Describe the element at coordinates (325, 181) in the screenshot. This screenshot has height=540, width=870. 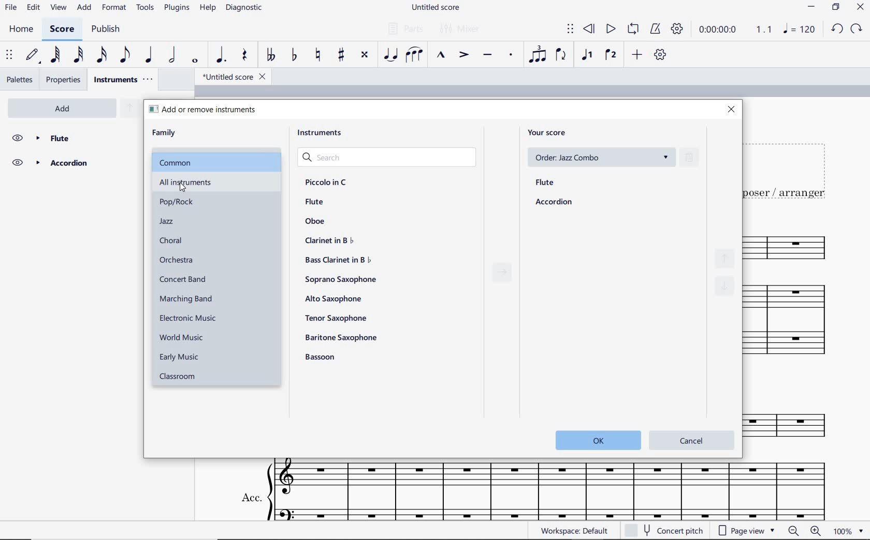
I see `piccolo in c` at that location.